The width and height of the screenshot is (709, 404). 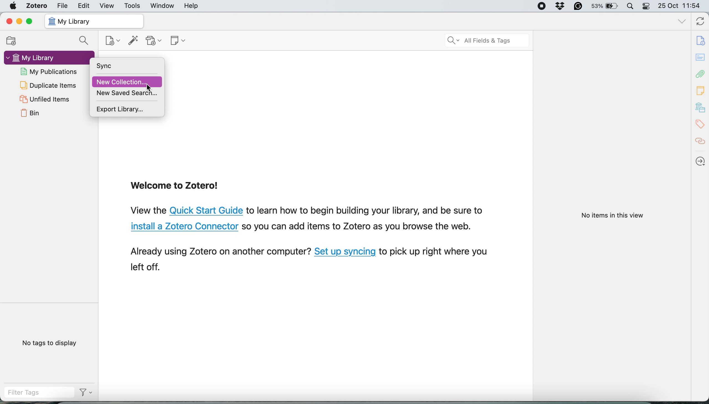 I want to click on library, so click(x=701, y=108).